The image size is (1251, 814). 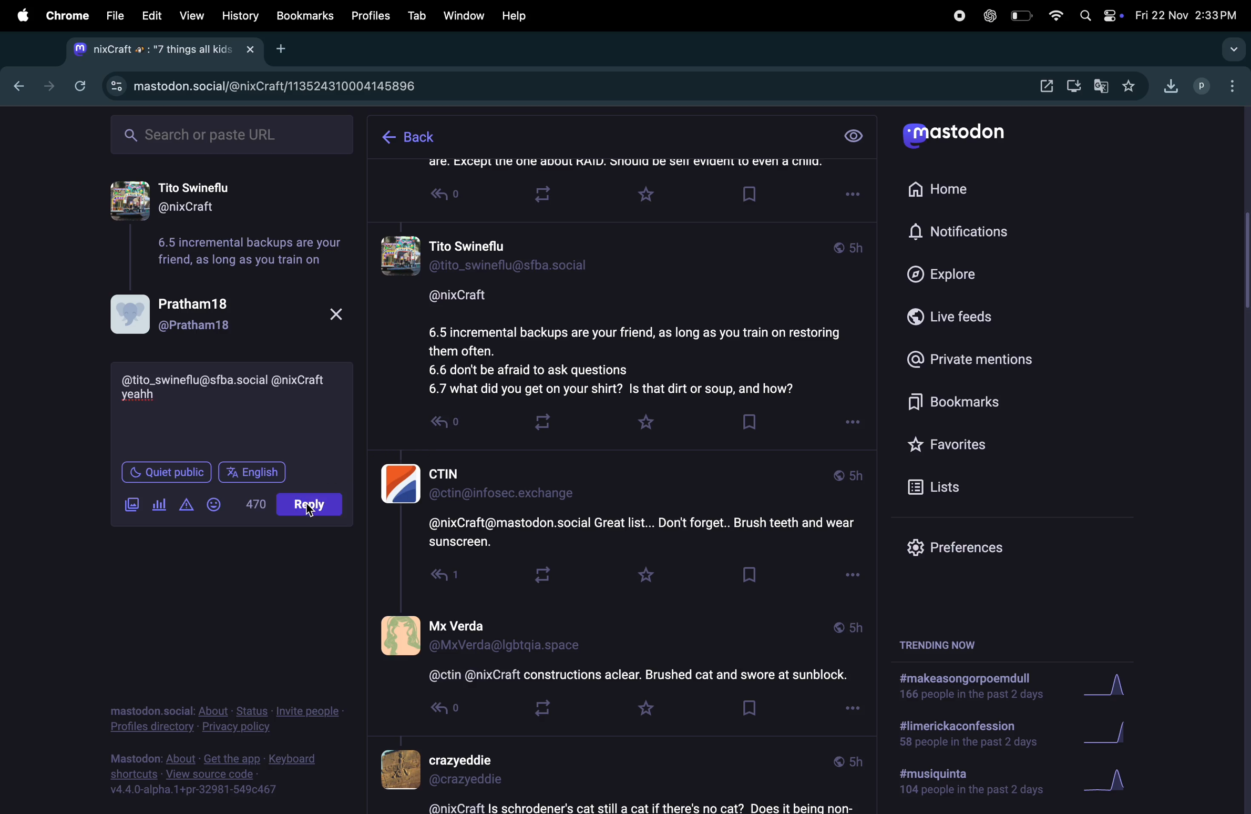 What do you see at coordinates (649, 195) in the screenshot?
I see `Favourite` at bounding box center [649, 195].